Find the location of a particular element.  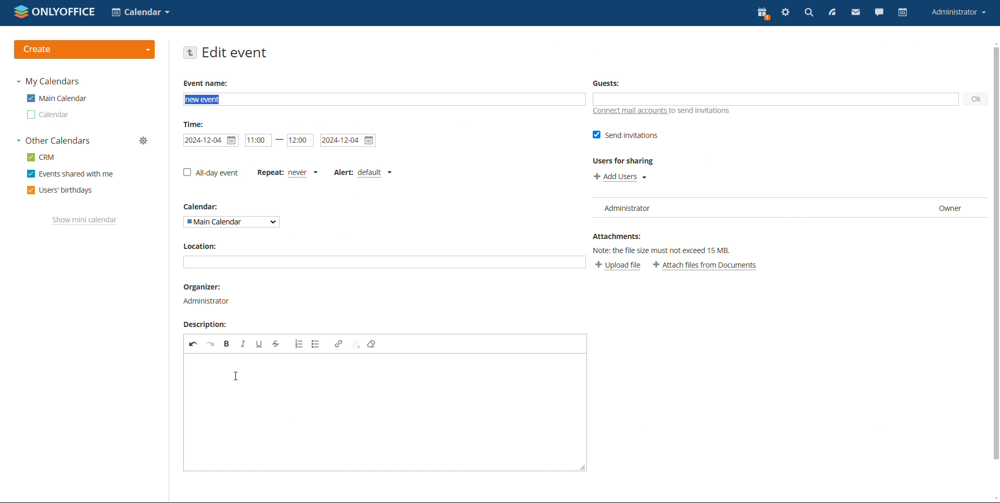

end time is located at coordinates (301, 140).